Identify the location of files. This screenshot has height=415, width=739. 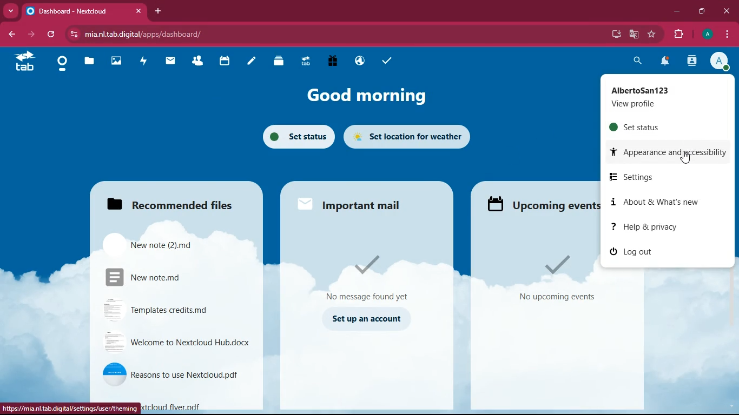
(166, 202).